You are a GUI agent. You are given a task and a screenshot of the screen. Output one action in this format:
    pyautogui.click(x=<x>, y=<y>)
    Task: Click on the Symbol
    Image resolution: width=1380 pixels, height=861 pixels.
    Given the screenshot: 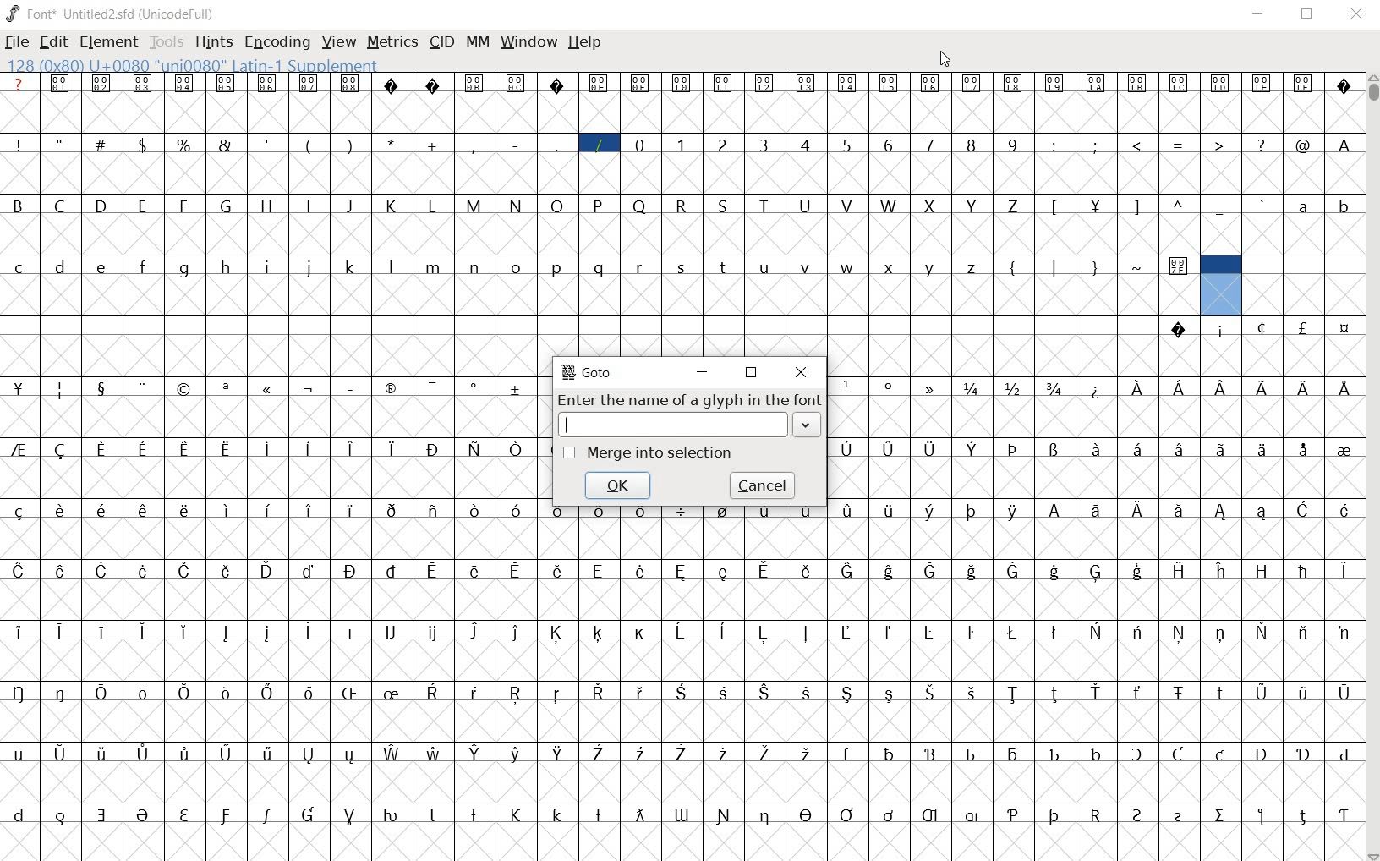 What is the action you would take?
    pyautogui.click(x=1016, y=631)
    